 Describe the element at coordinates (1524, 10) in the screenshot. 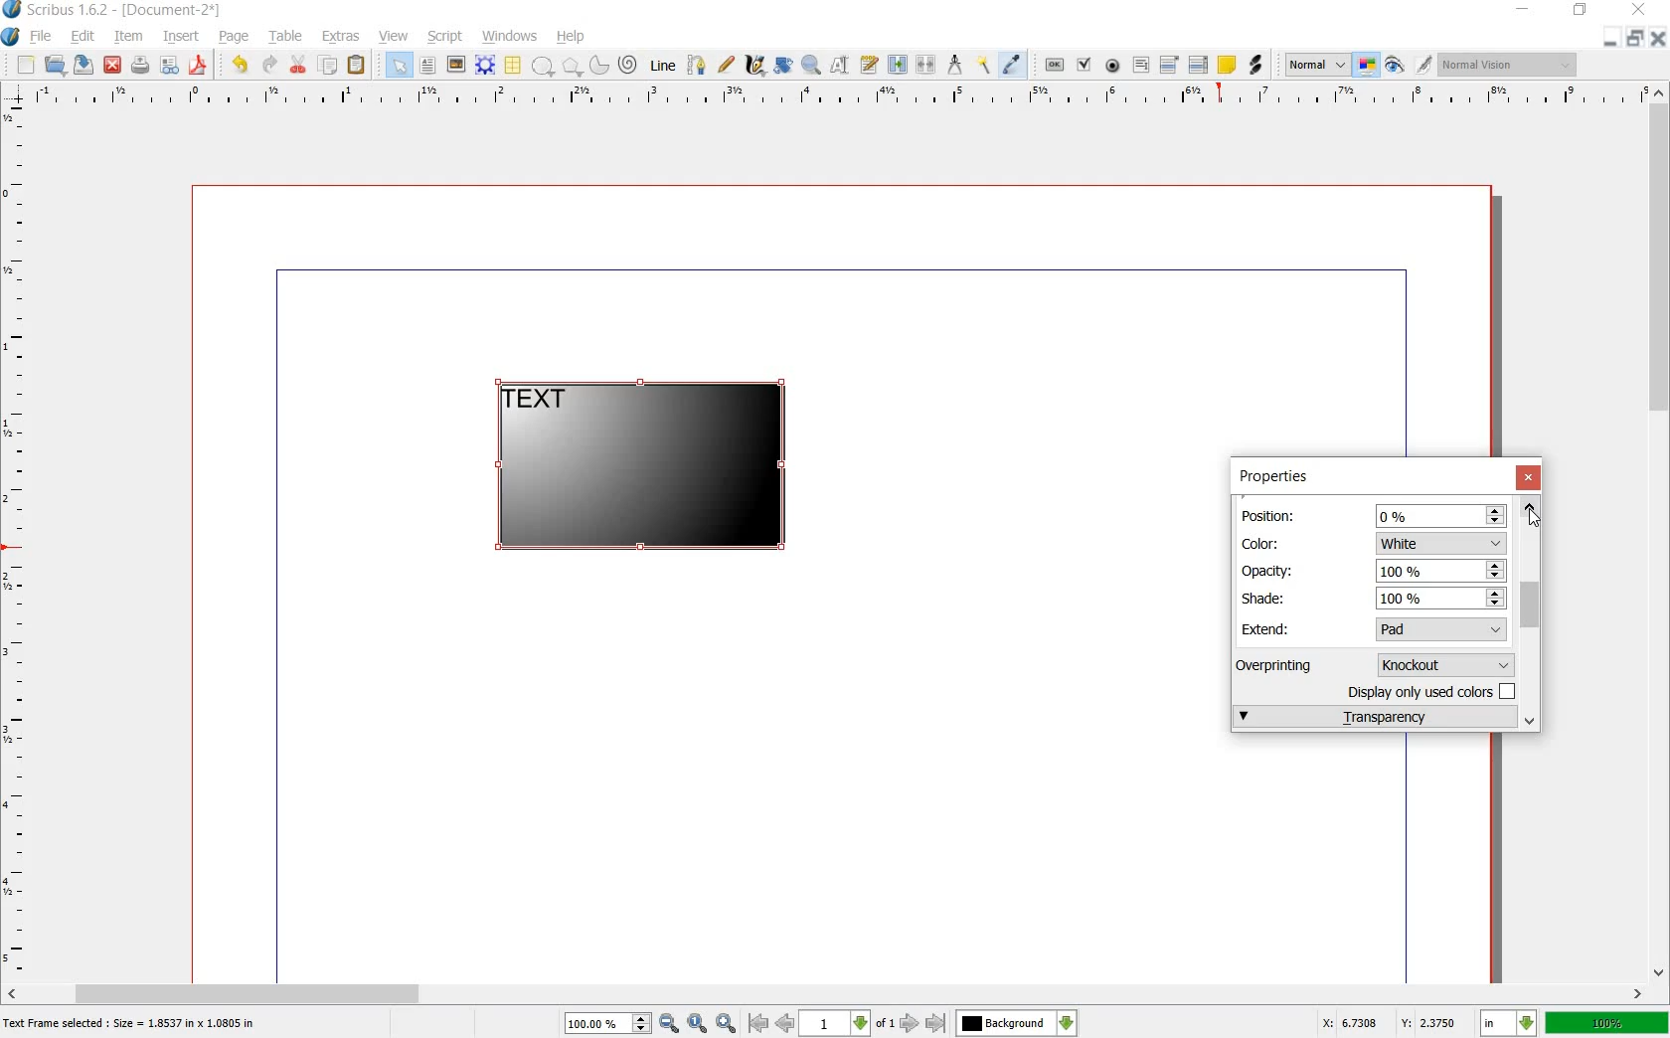

I see `minimize` at that location.